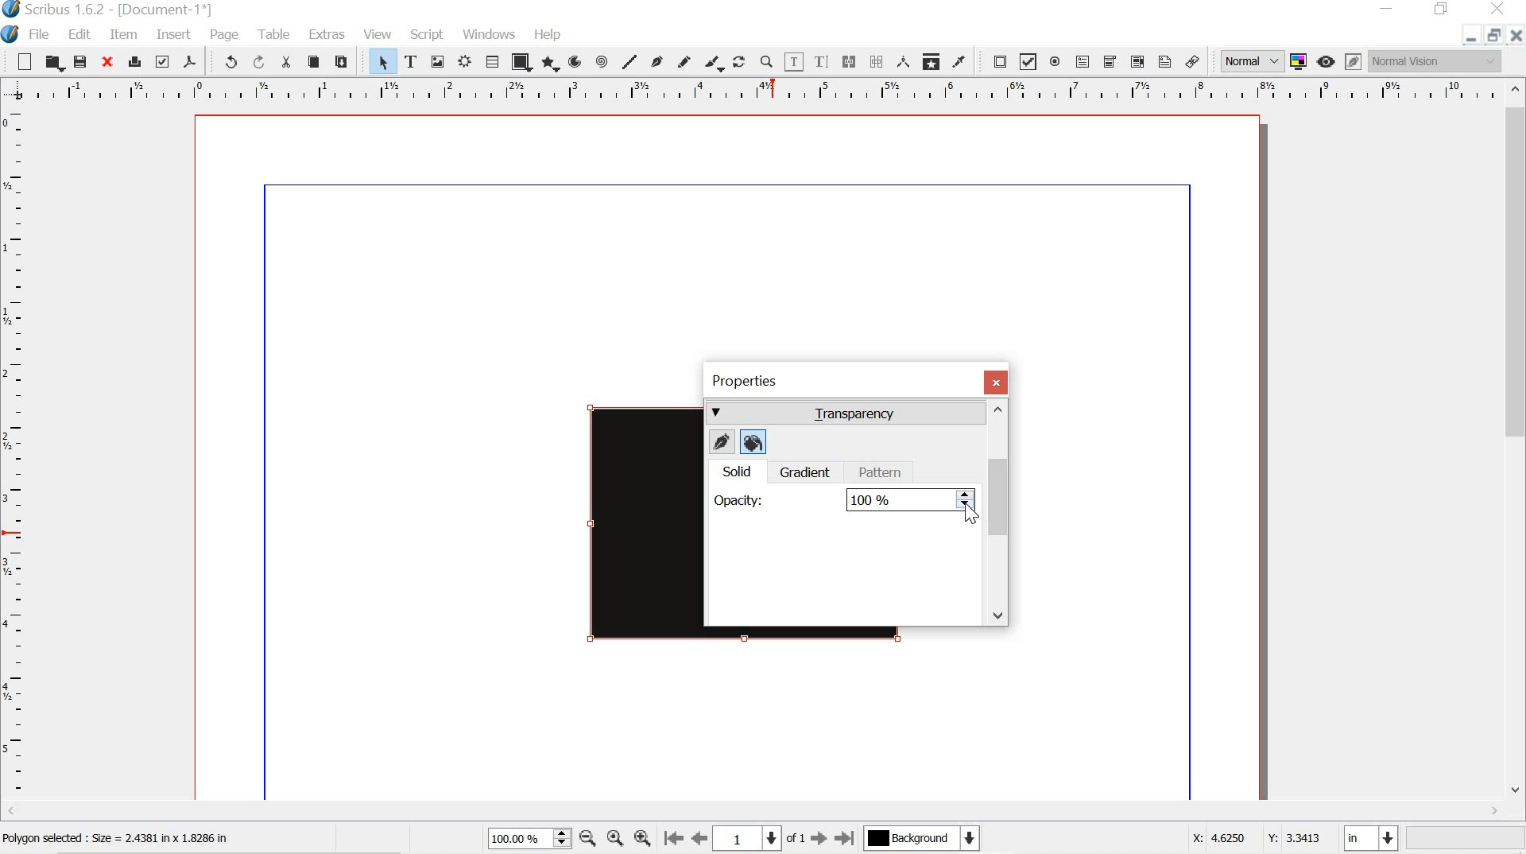 The image size is (1526, 854). Describe the element at coordinates (746, 839) in the screenshot. I see `1` at that location.